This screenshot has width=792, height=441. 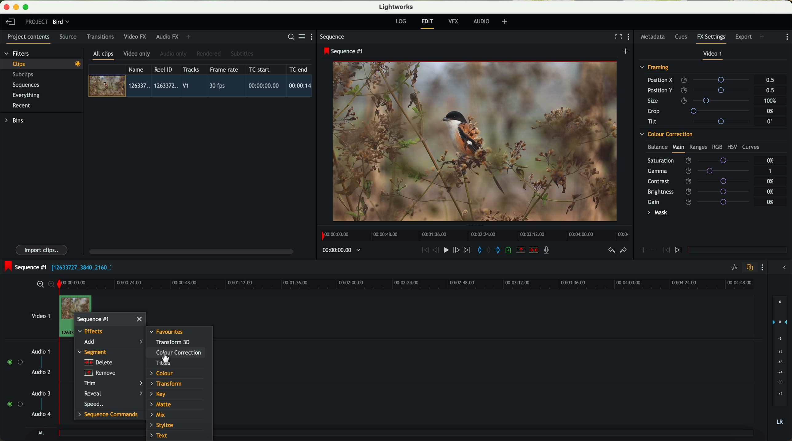 I want to click on balance, so click(x=658, y=148).